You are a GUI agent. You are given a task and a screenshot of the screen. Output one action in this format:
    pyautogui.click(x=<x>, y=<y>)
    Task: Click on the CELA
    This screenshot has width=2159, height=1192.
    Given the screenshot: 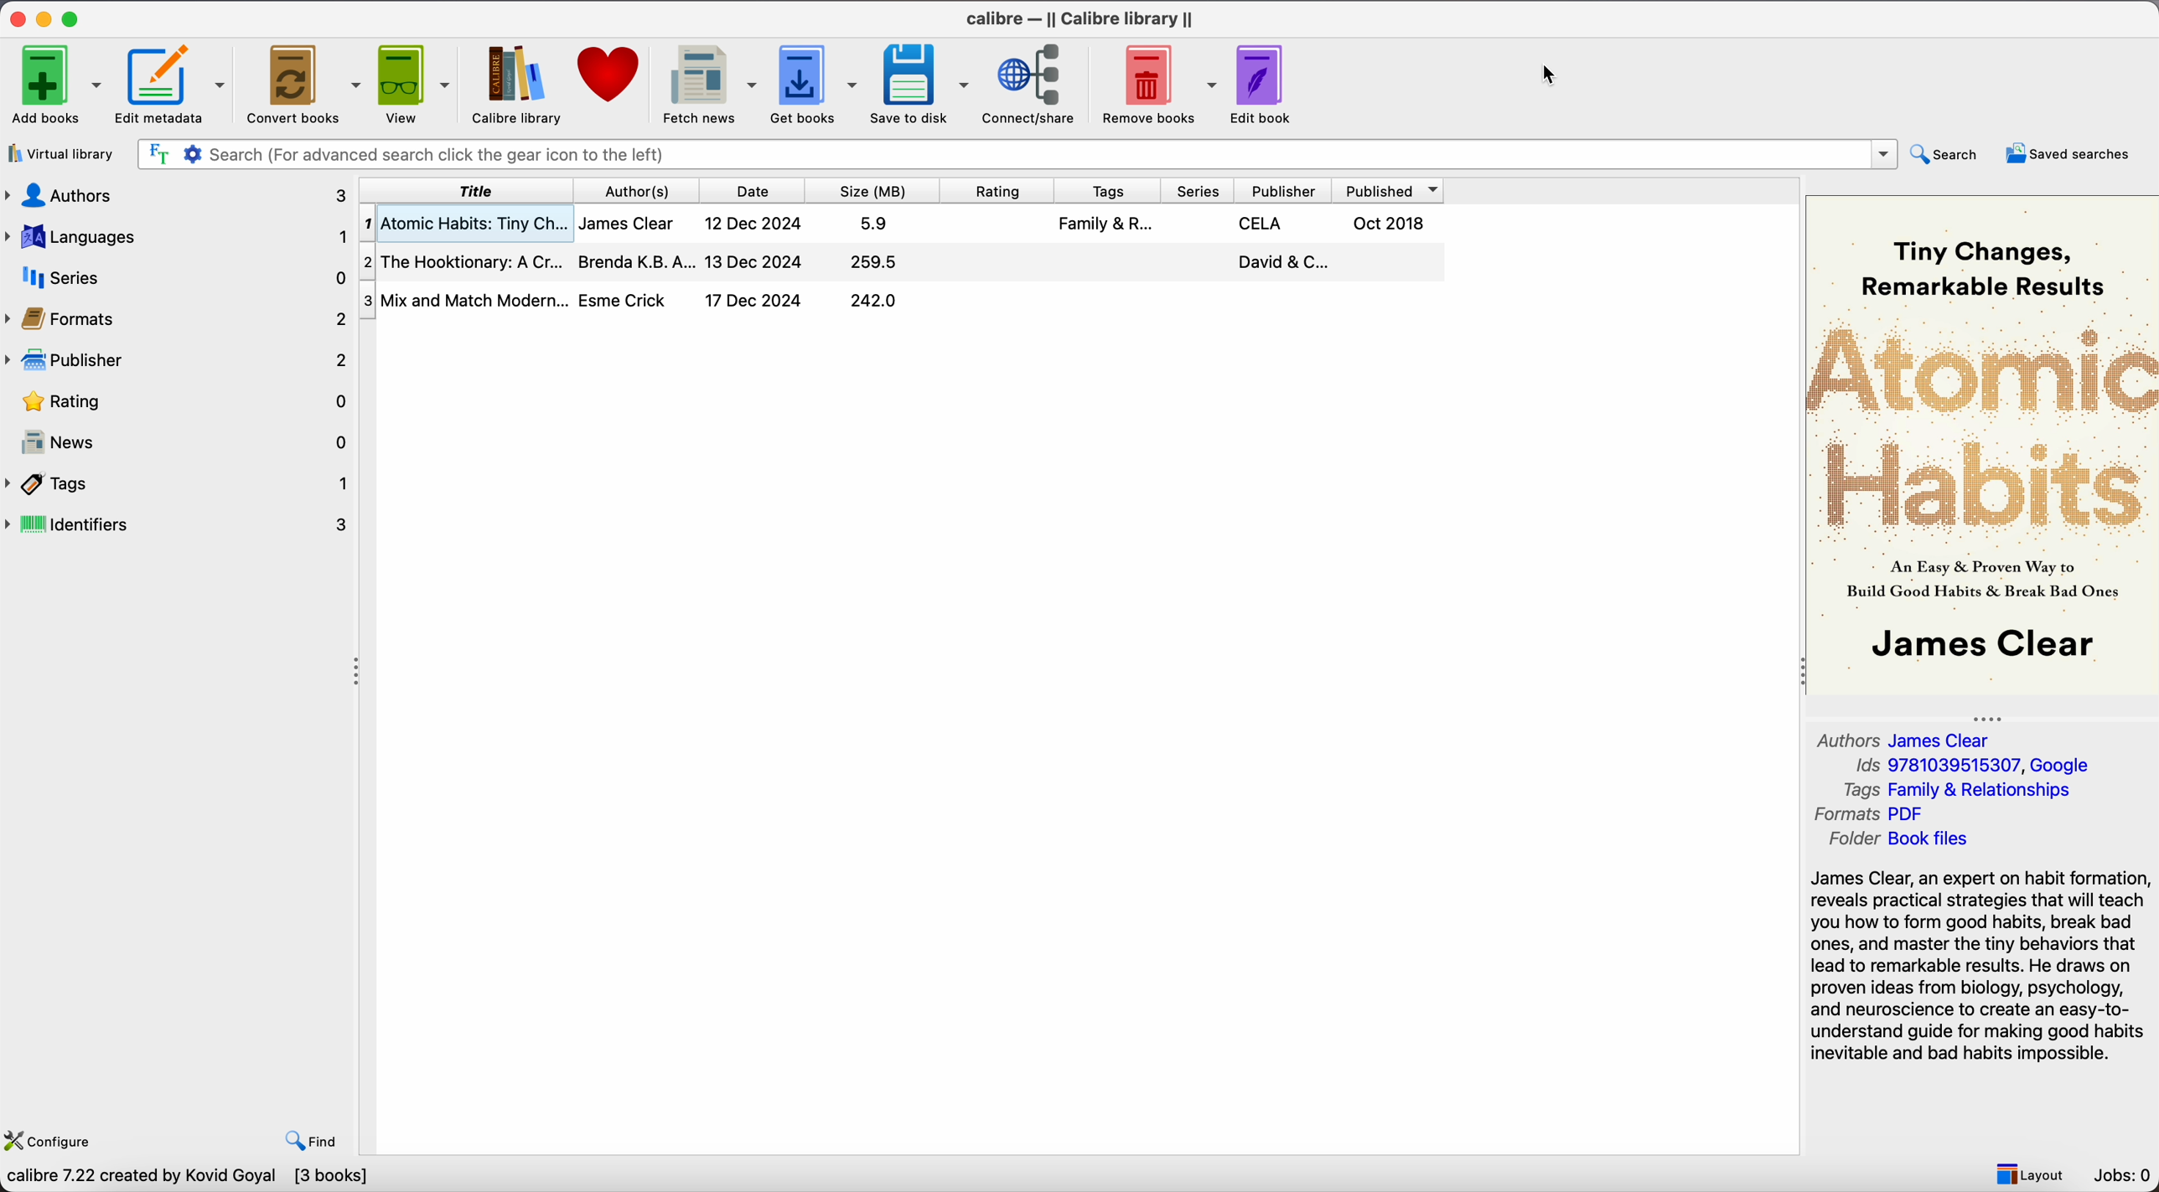 What is the action you would take?
    pyautogui.click(x=1262, y=224)
    